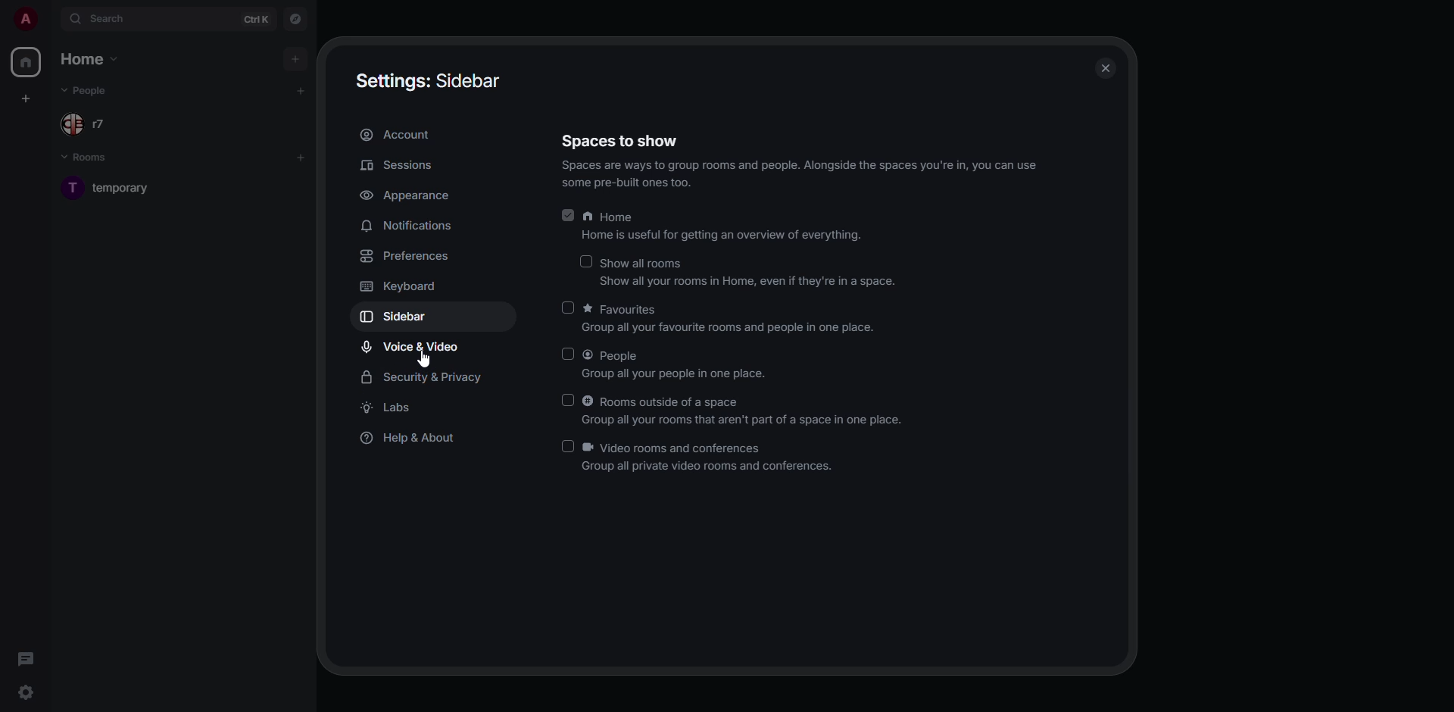  I want to click on settings sidebar, so click(433, 82).